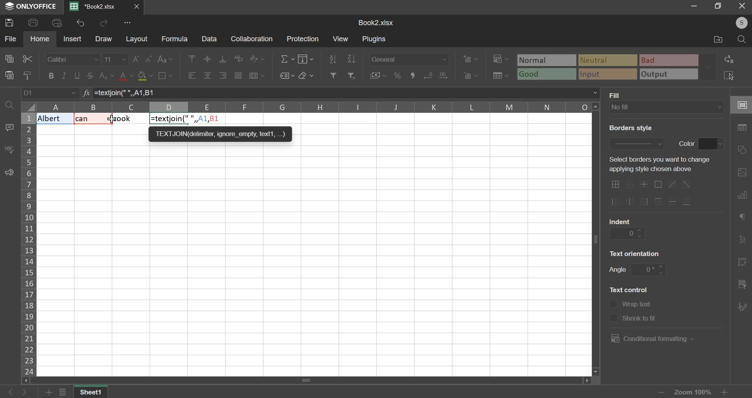 The width and height of the screenshot is (752, 398). I want to click on change case, so click(165, 59).